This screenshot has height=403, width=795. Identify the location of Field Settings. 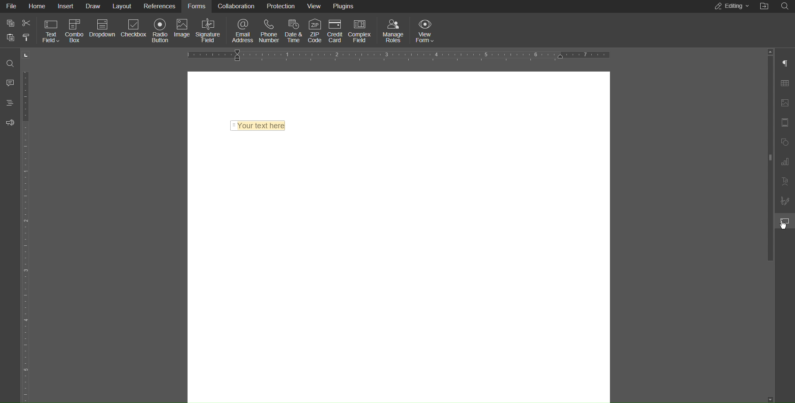
(787, 221).